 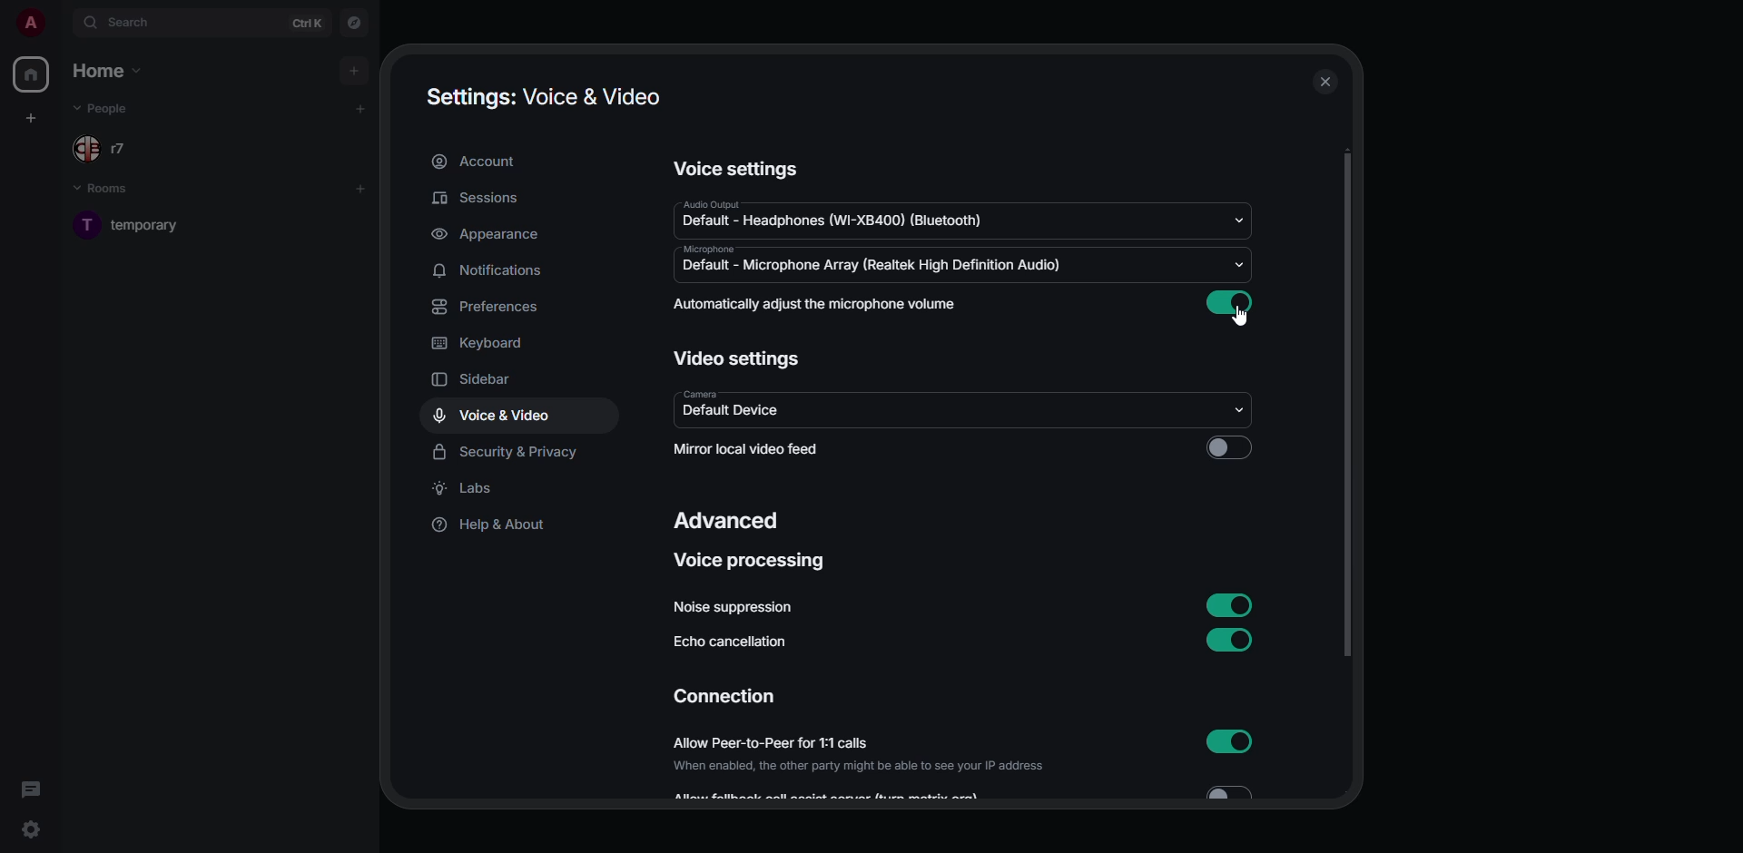 What do you see at coordinates (112, 73) in the screenshot?
I see `home` at bounding box center [112, 73].